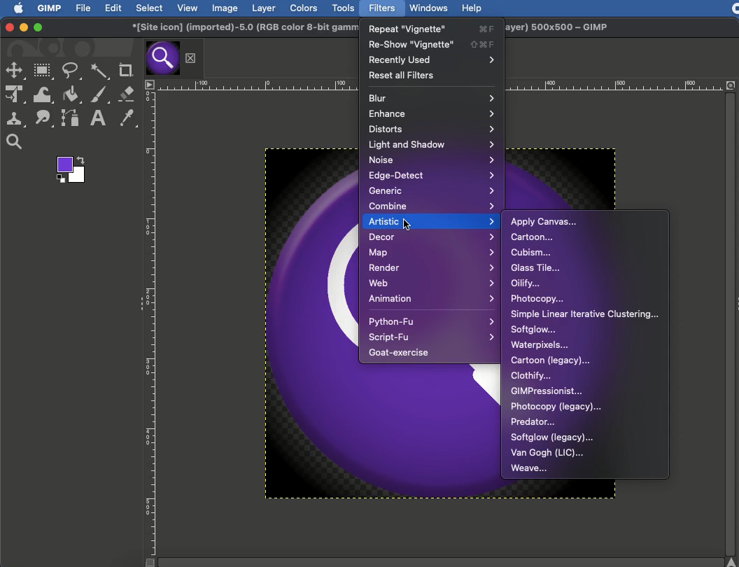 The height and width of the screenshot is (567, 739). What do you see at coordinates (150, 85) in the screenshot?
I see `Menu` at bounding box center [150, 85].